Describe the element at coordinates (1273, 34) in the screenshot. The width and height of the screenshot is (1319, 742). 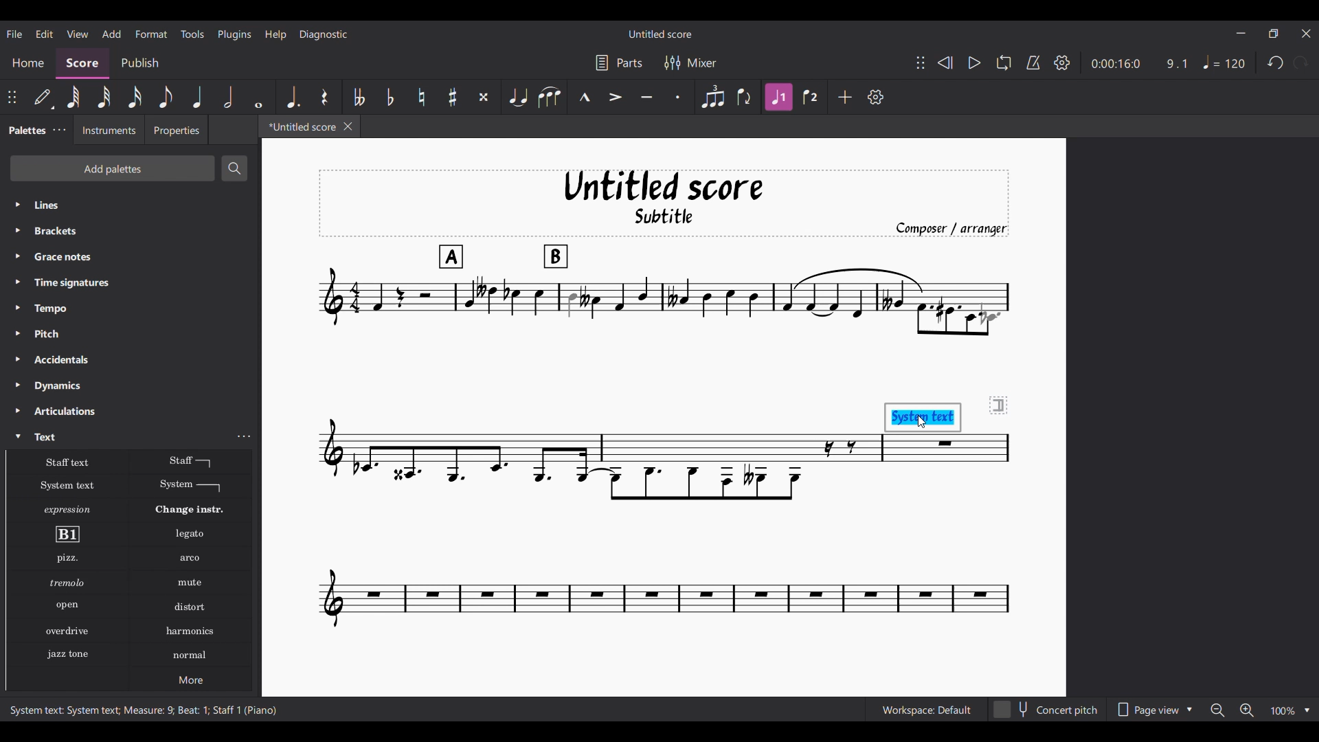
I see `Show in smaller tab` at that location.